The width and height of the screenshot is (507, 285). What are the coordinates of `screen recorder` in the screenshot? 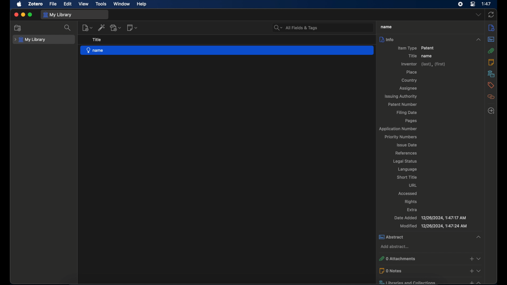 It's located at (461, 4).